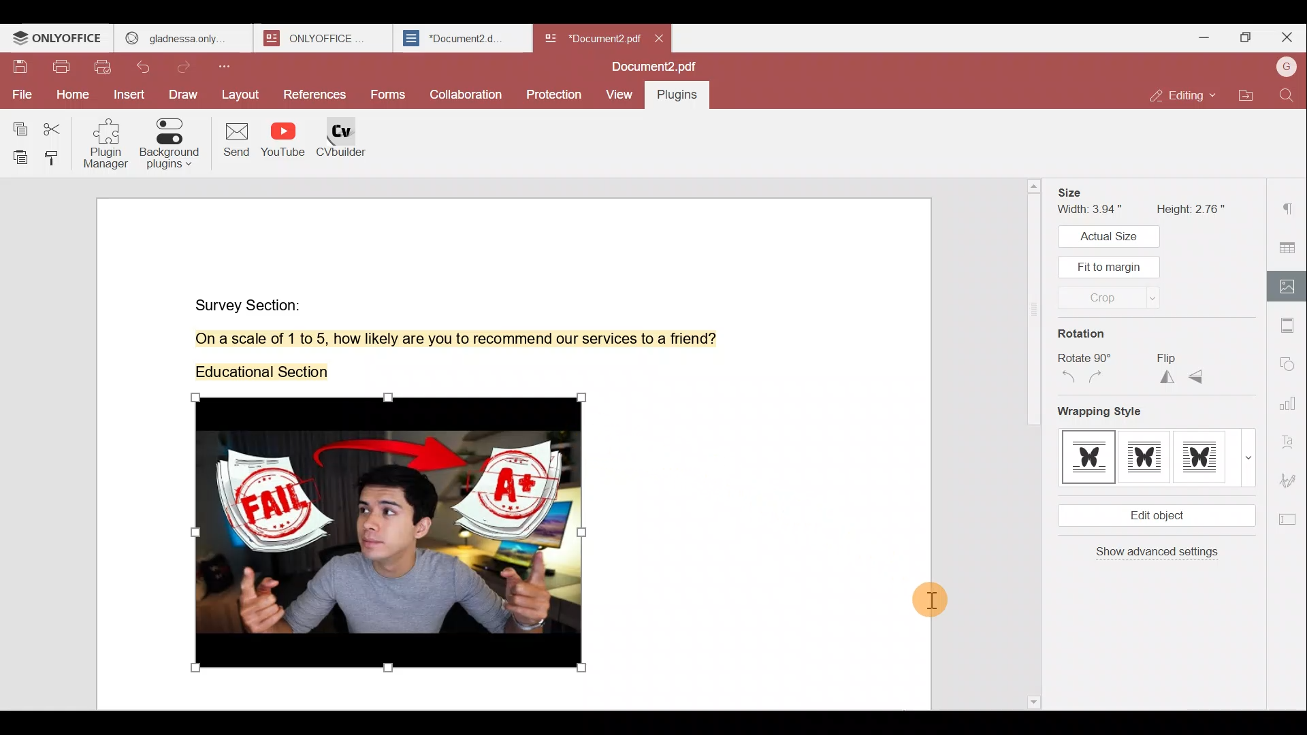 This screenshot has width=1307, height=735. What do you see at coordinates (393, 538) in the screenshot?
I see `image` at bounding box center [393, 538].